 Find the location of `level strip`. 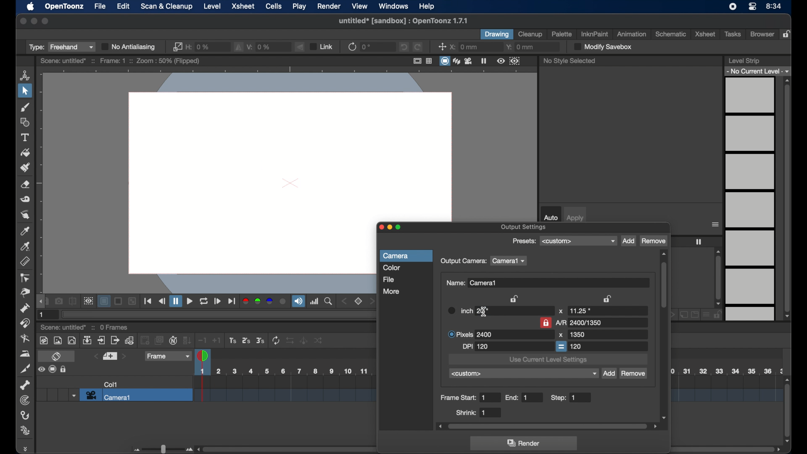

level strip is located at coordinates (744, 61).